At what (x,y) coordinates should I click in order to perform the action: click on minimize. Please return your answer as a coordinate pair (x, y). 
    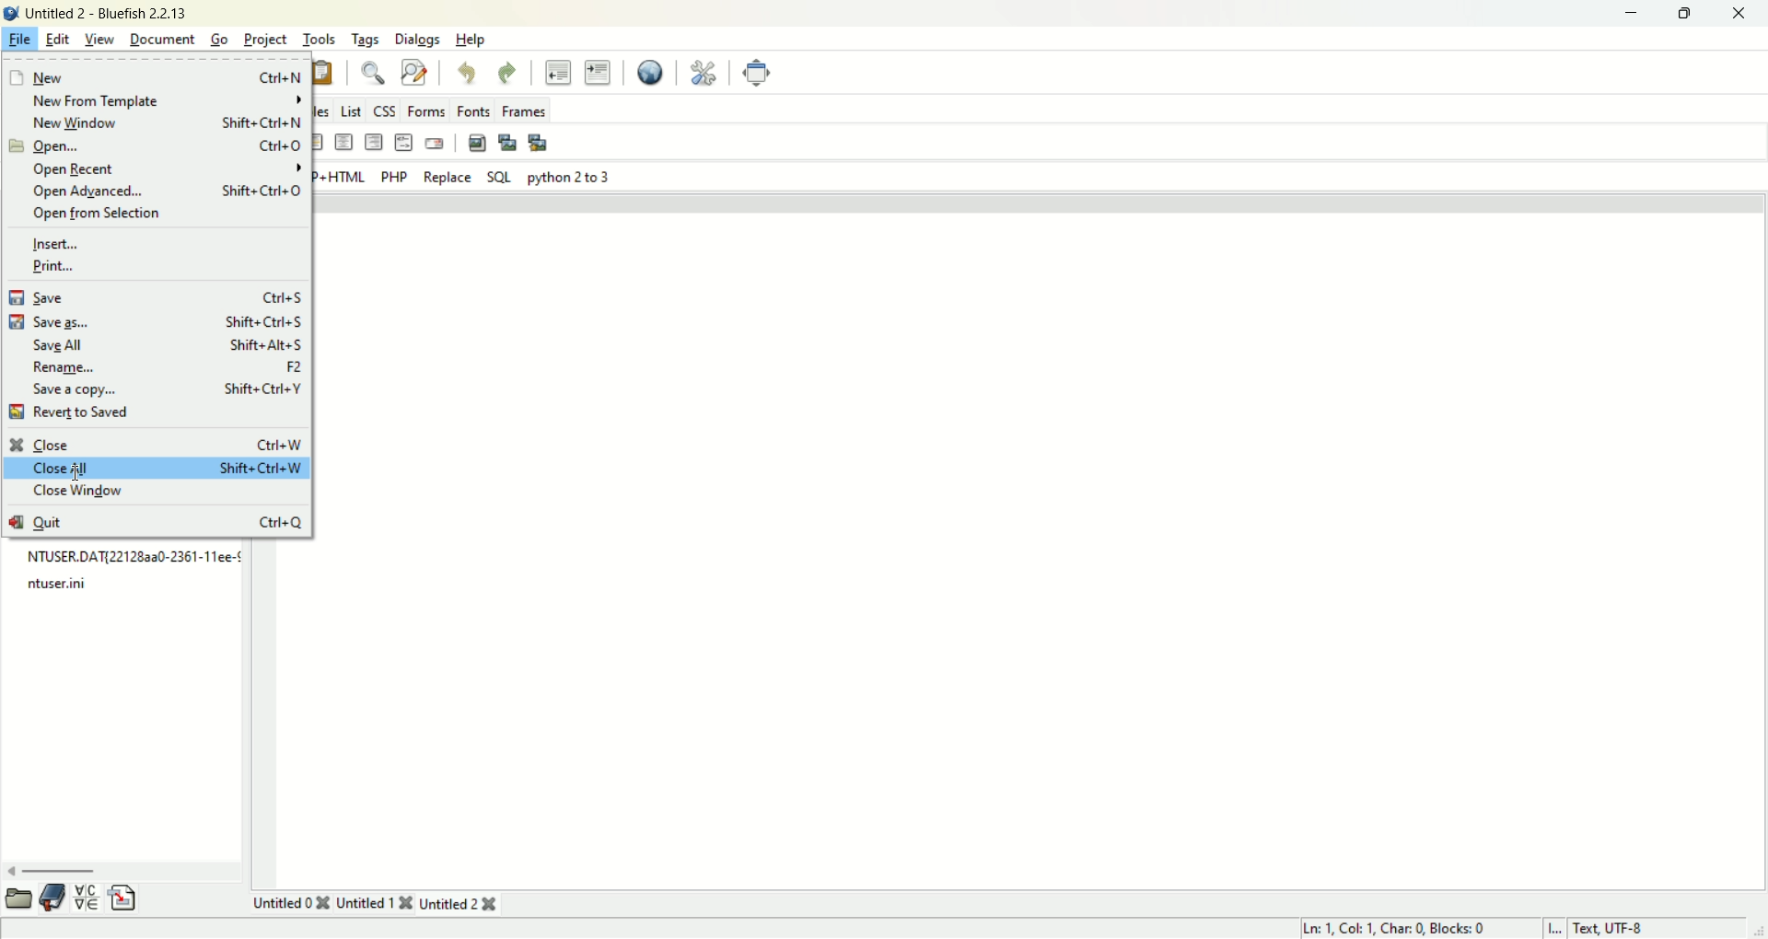
    Looking at the image, I should click on (1629, 14).